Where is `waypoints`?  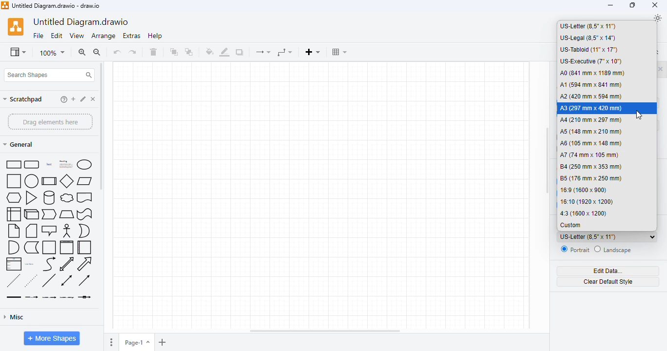 waypoints is located at coordinates (284, 52).